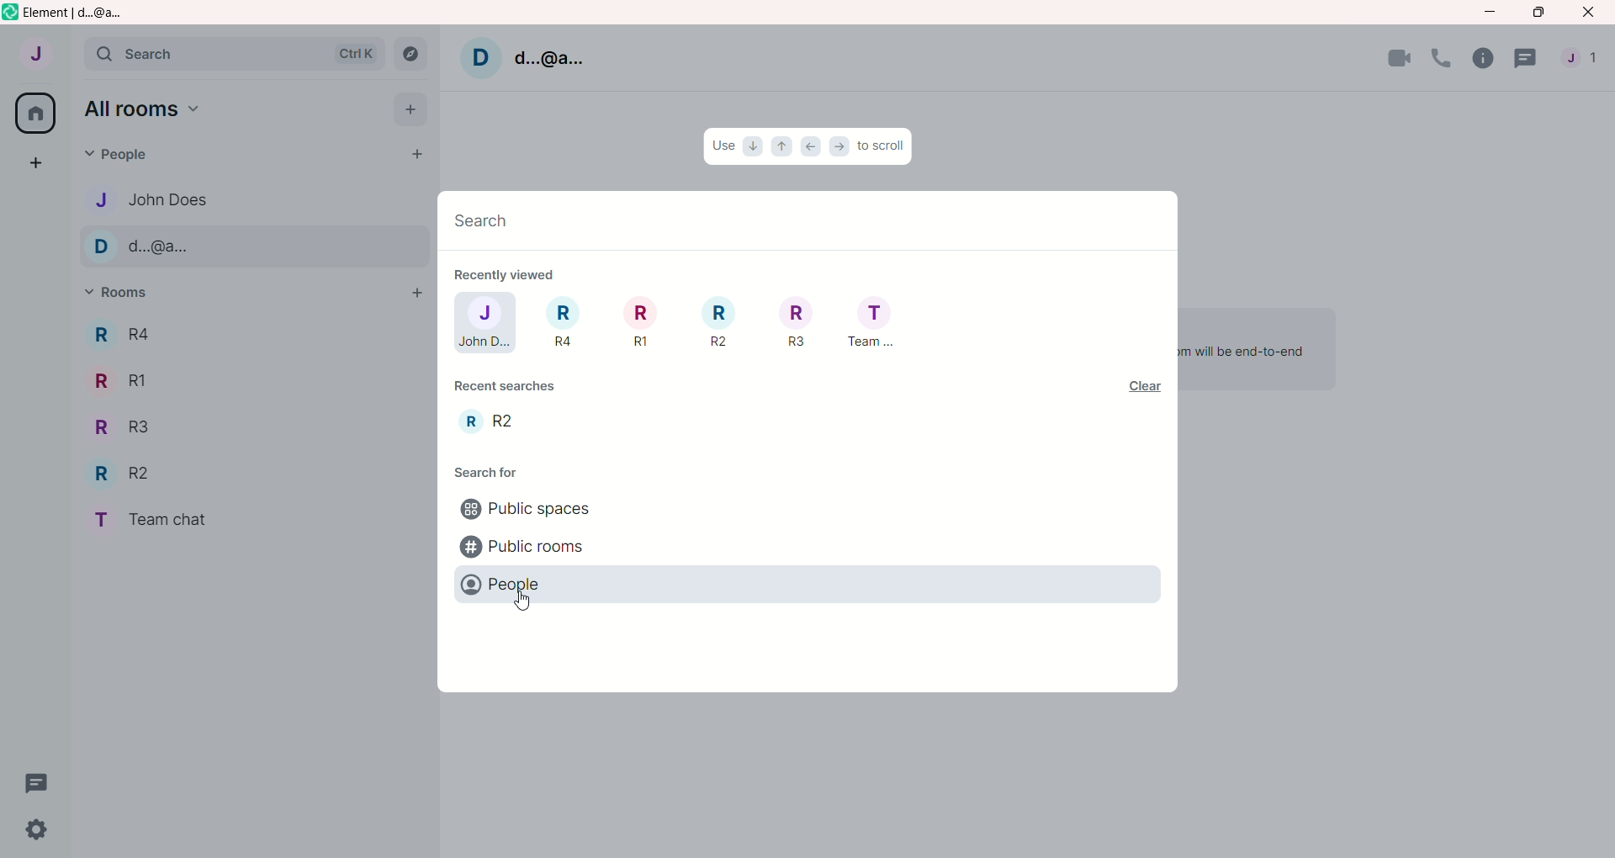  What do you see at coordinates (755, 146) in the screenshot?
I see `down arrow icon` at bounding box center [755, 146].